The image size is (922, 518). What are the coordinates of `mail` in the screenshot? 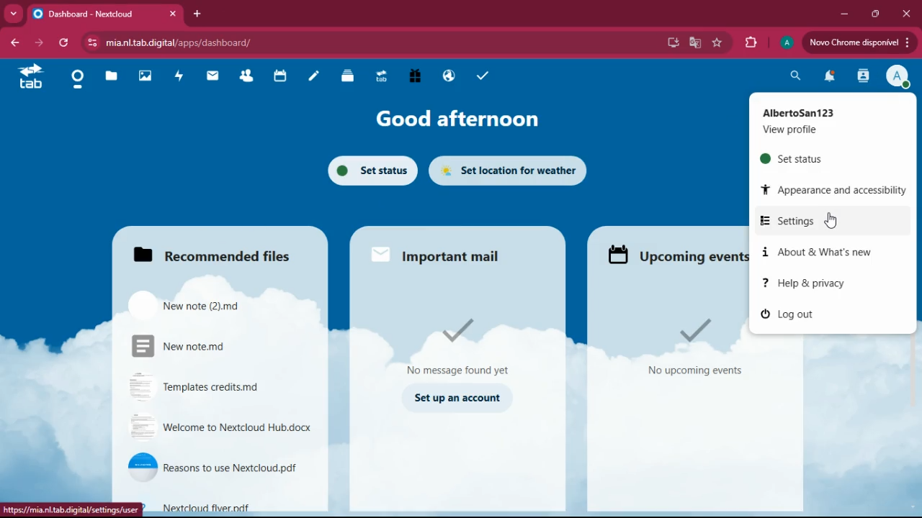 It's located at (431, 253).